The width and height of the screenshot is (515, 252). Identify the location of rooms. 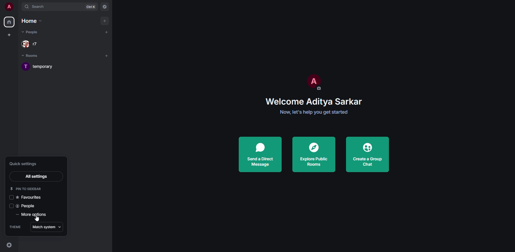
(31, 55).